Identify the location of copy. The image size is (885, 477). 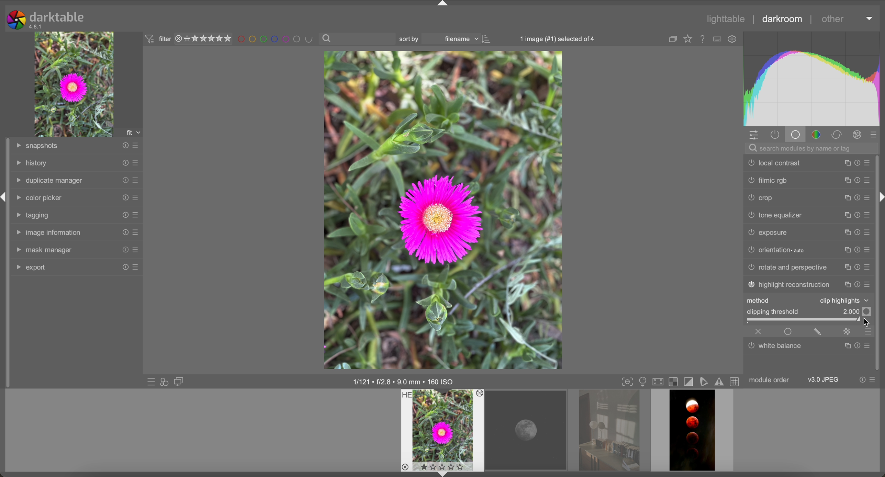
(847, 285).